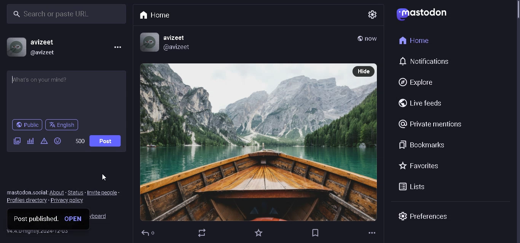  What do you see at coordinates (431, 124) in the screenshot?
I see `private mentions` at bounding box center [431, 124].